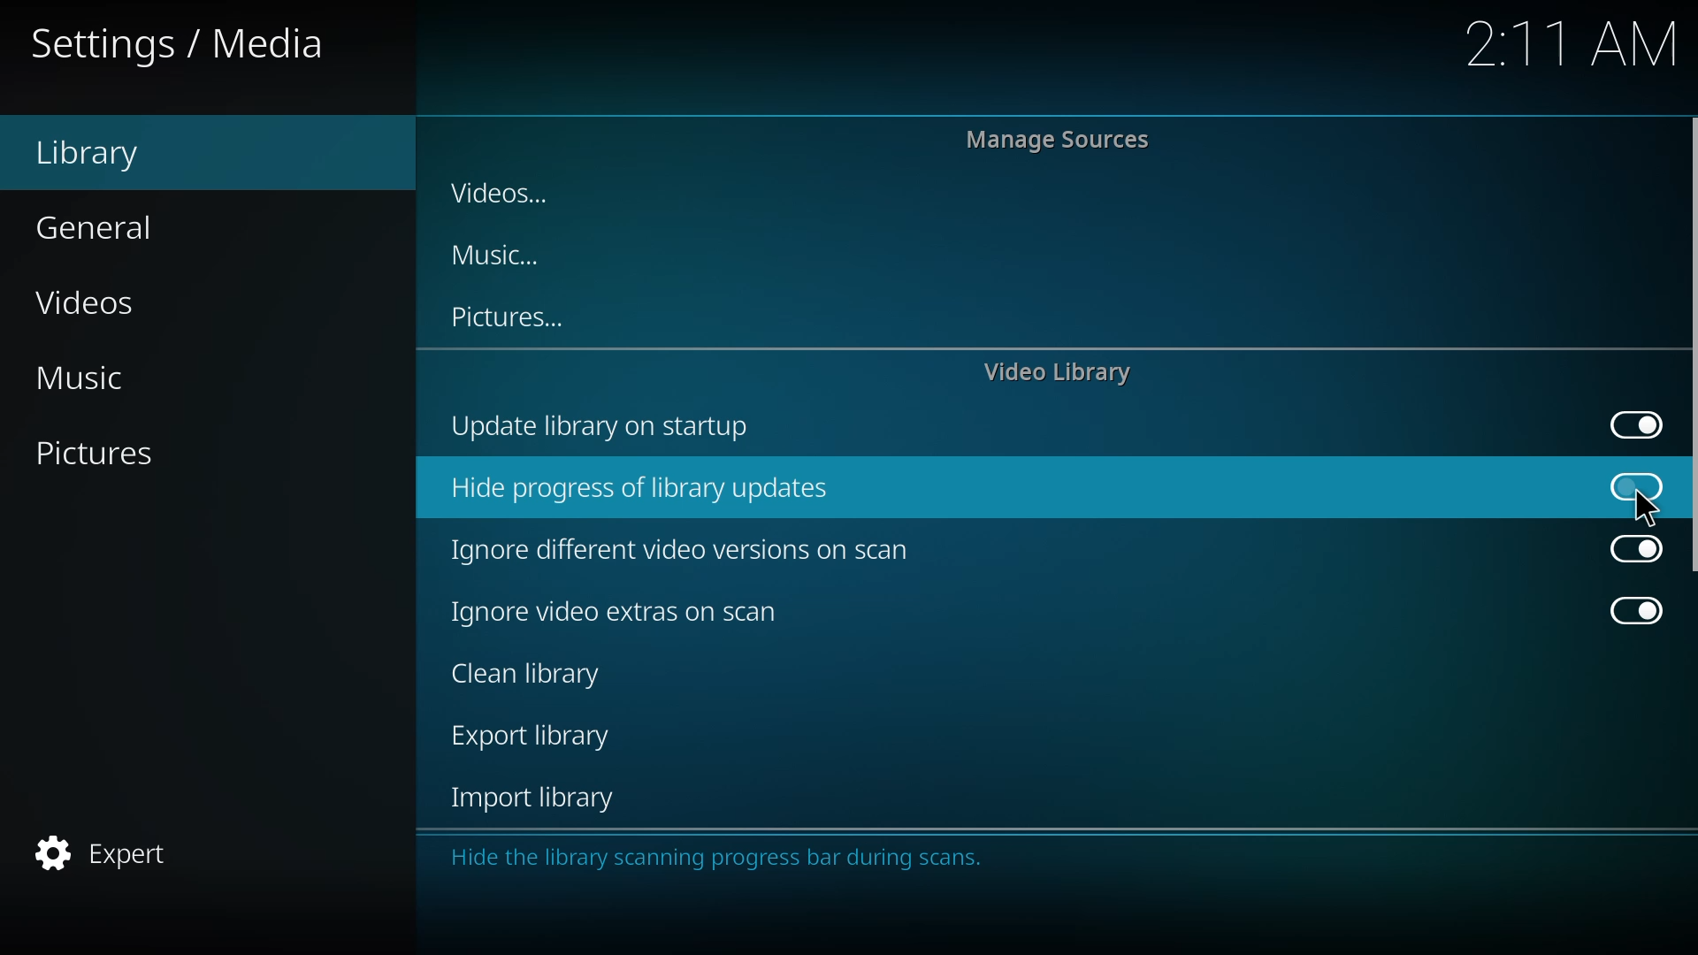  What do you see at coordinates (617, 612) in the screenshot?
I see `ignore video extras on scan` at bounding box center [617, 612].